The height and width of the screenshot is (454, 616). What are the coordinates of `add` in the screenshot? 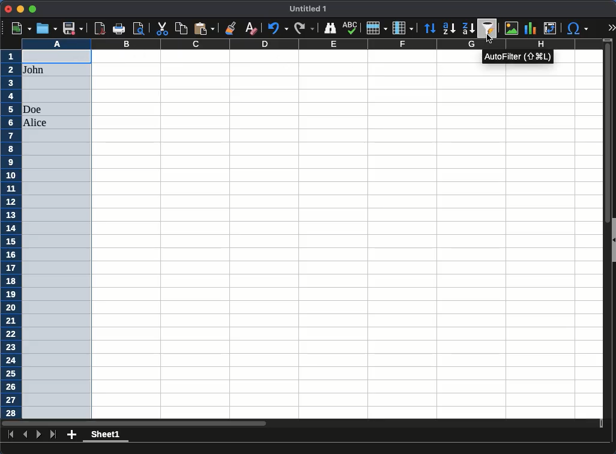 It's located at (72, 434).